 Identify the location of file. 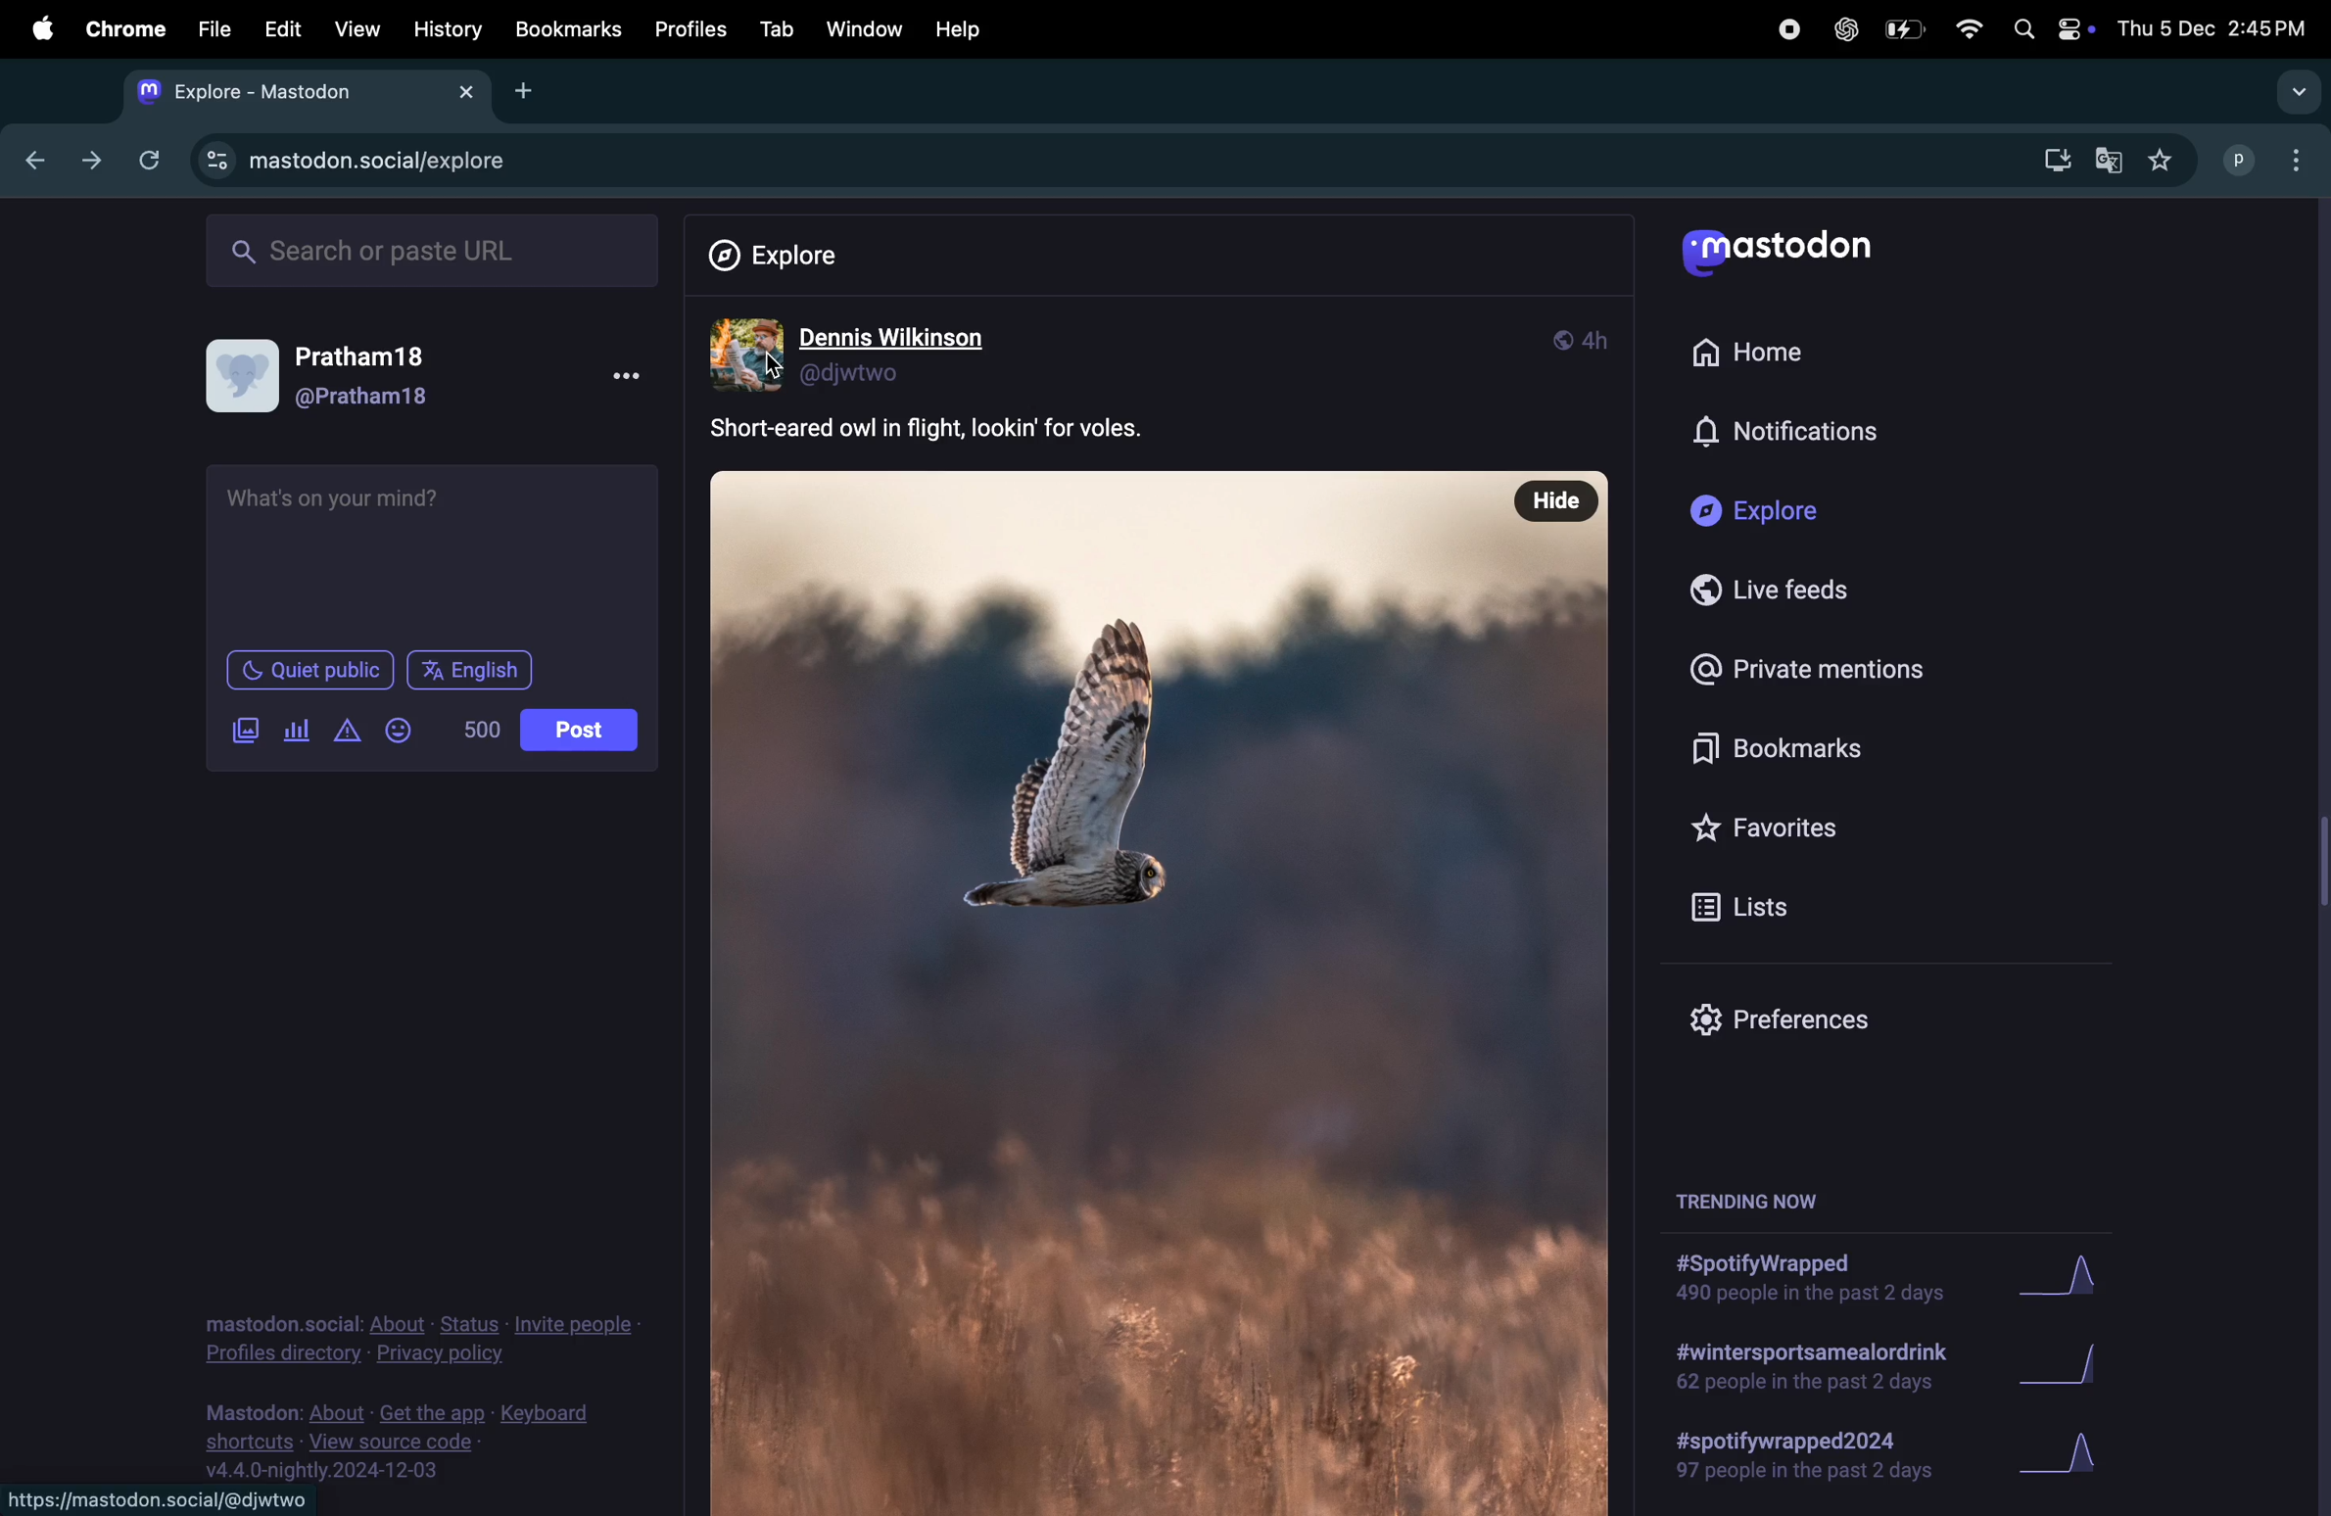
(214, 29).